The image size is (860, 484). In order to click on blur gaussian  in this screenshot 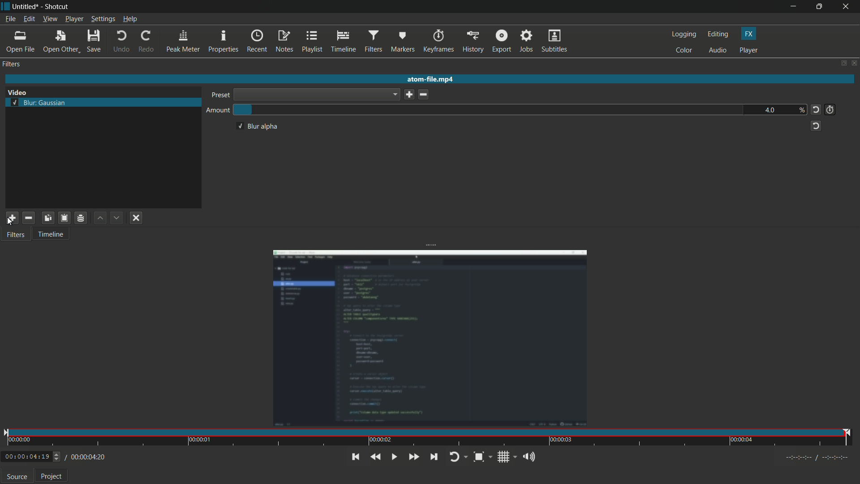, I will do `click(38, 103)`.